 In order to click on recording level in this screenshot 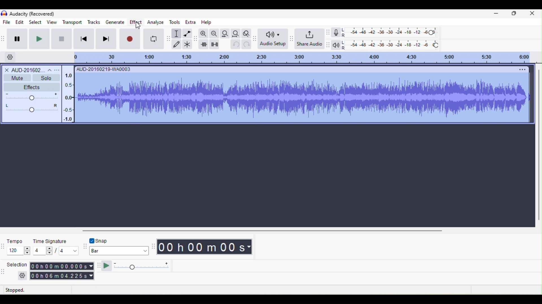, I will do `click(390, 32)`.